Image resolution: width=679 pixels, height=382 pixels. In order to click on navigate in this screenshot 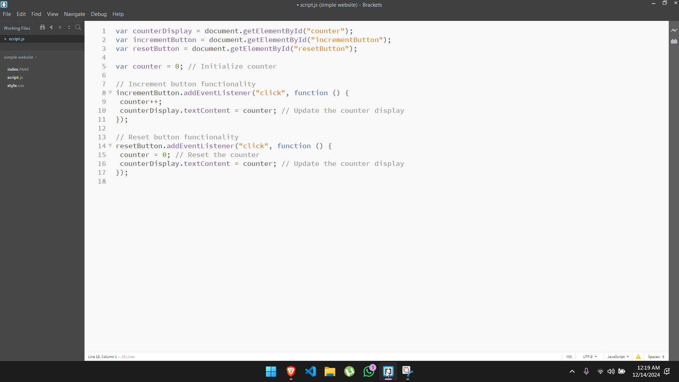, I will do `click(75, 14)`.